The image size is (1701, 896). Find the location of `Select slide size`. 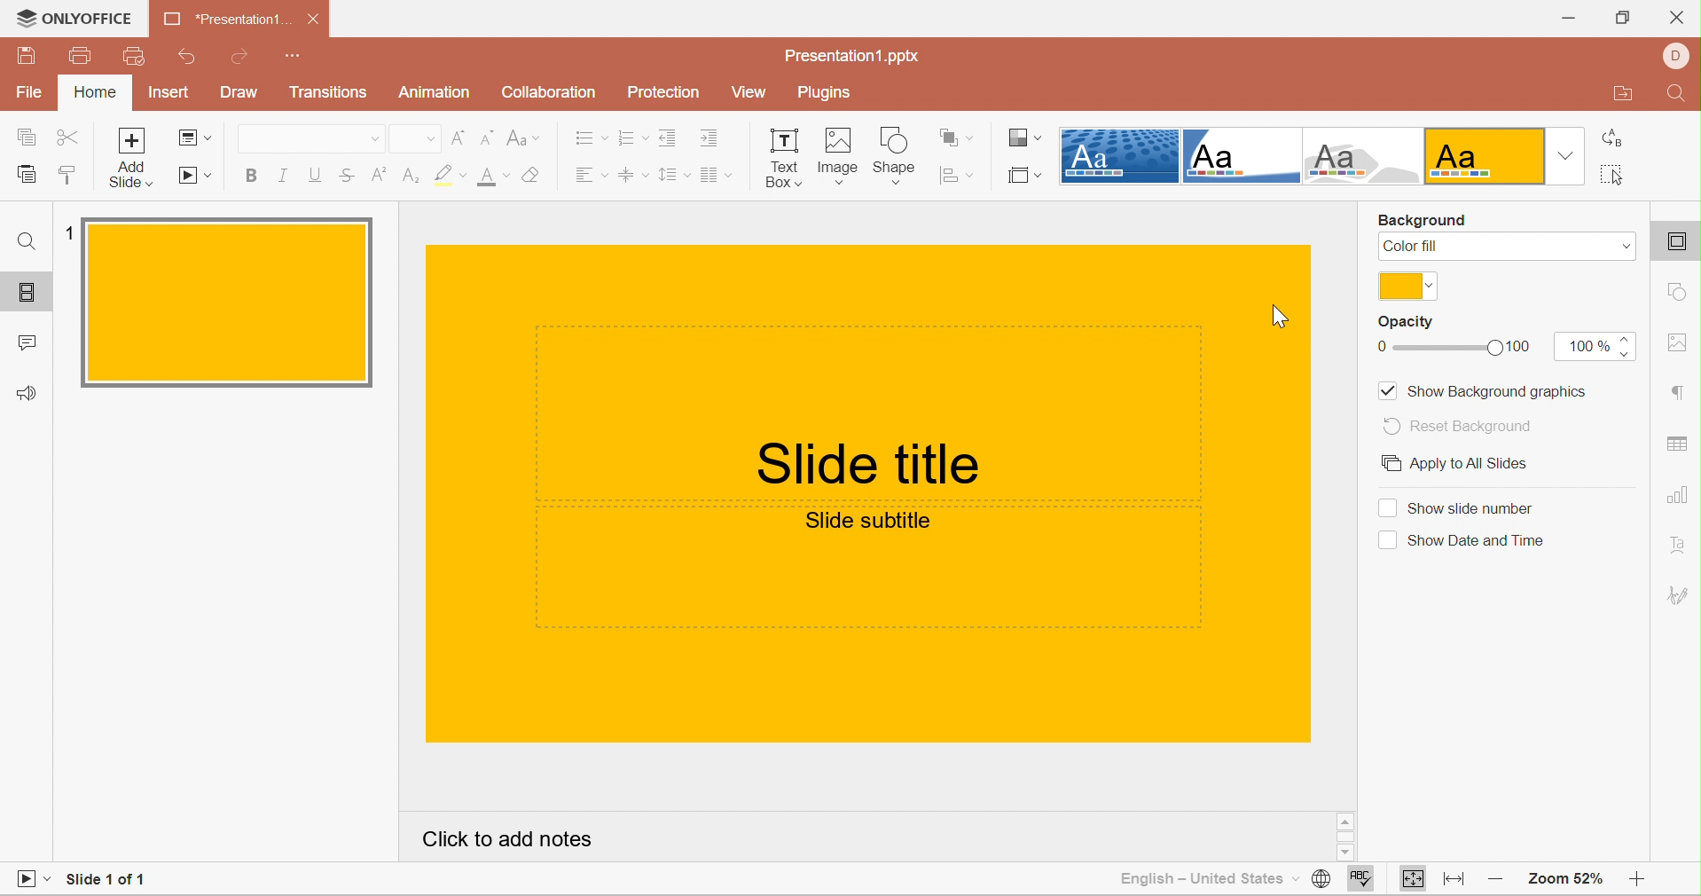

Select slide size is located at coordinates (1024, 176).